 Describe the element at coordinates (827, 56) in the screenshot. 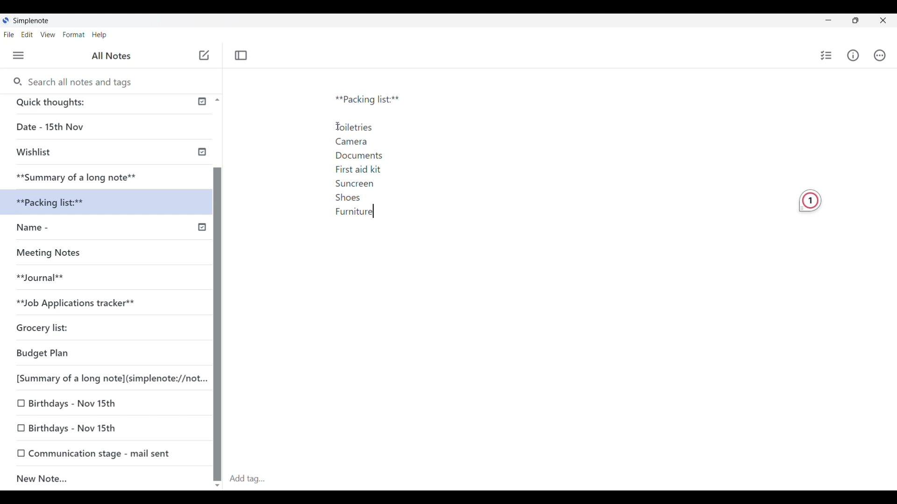

I see `Insert checklist` at that location.